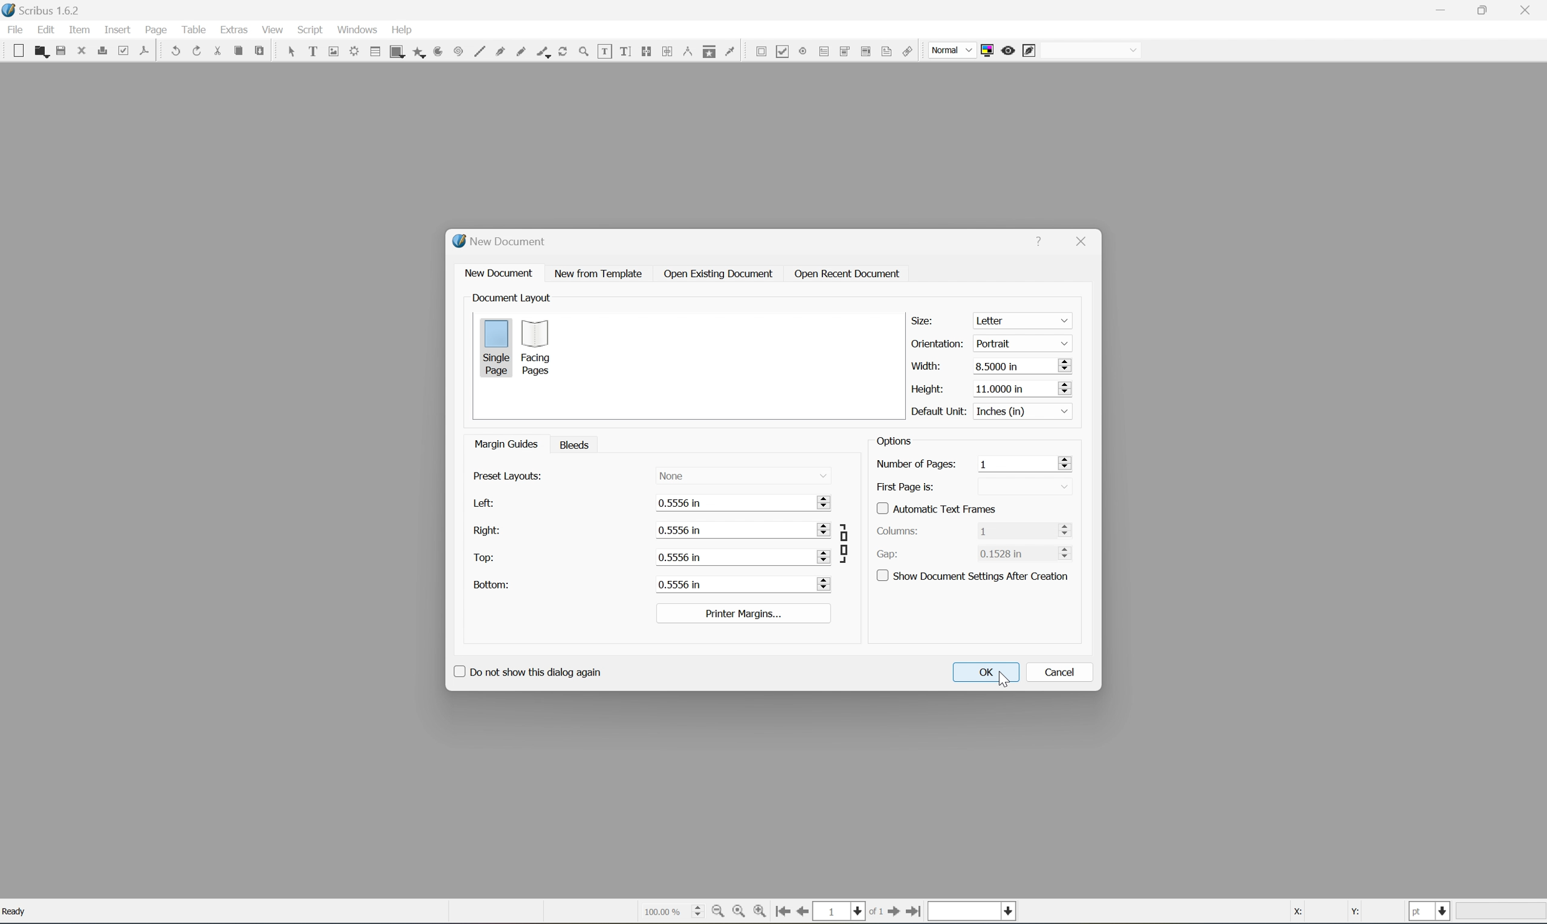 The height and width of the screenshot is (924, 1547). I want to click on width:, so click(927, 365).